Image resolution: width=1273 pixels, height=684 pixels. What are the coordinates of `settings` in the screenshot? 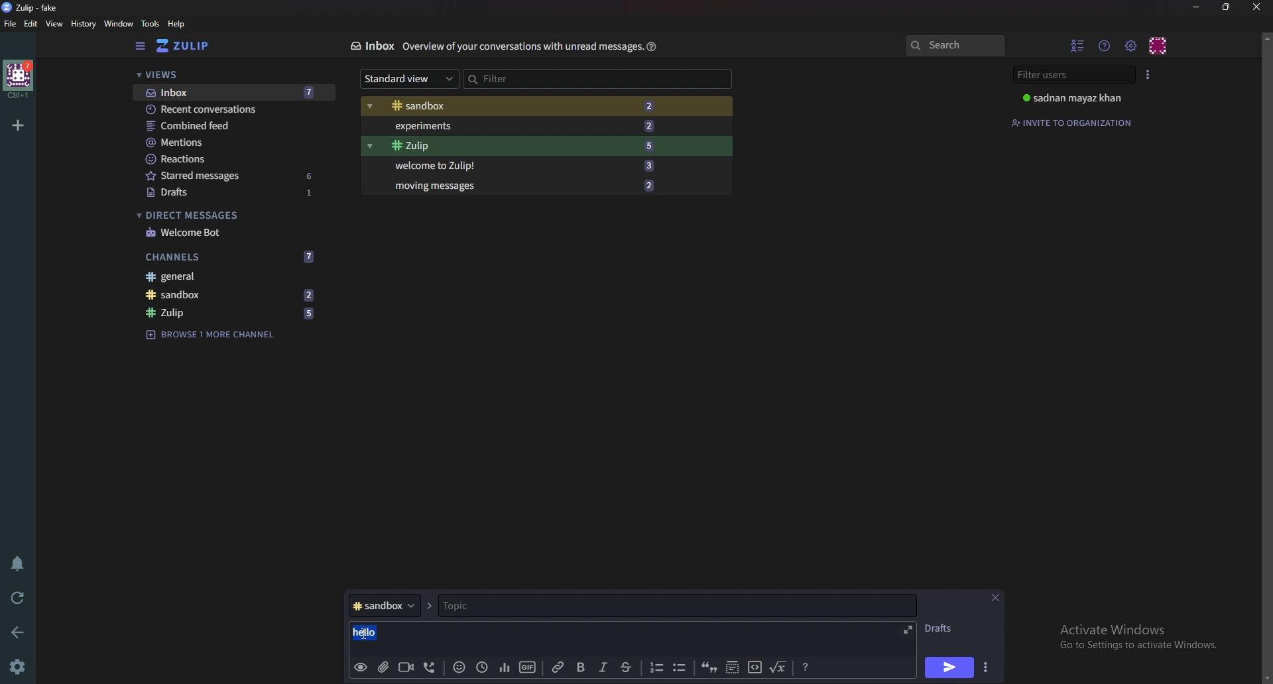 It's located at (19, 667).